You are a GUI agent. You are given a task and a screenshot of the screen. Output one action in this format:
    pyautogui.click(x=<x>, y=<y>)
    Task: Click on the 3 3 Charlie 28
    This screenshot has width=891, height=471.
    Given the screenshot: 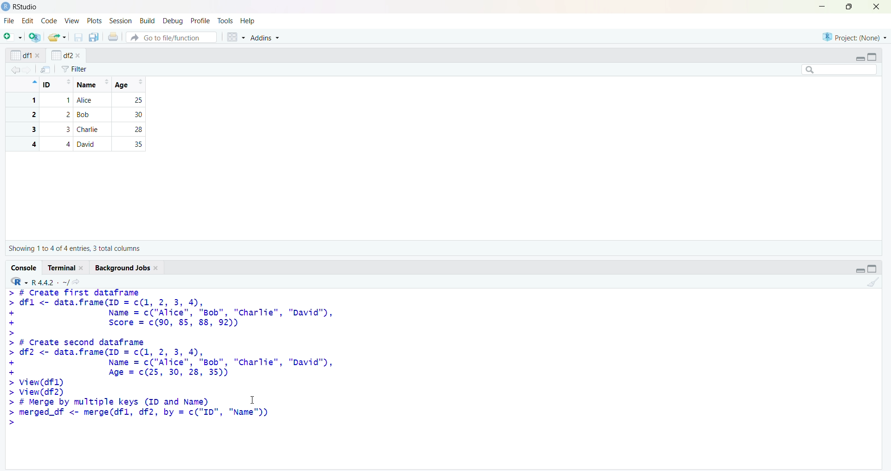 What is the action you would take?
    pyautogui.click(x=80, y=129)
    